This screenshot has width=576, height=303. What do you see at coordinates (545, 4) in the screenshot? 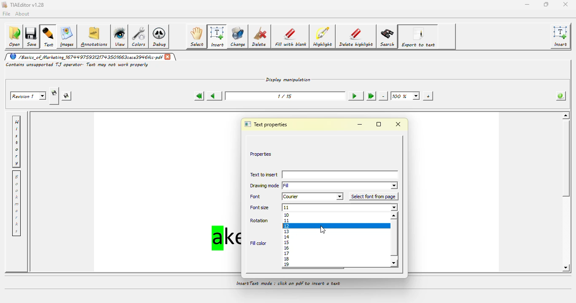
I see `maximize` at bounding box center [545, 4].